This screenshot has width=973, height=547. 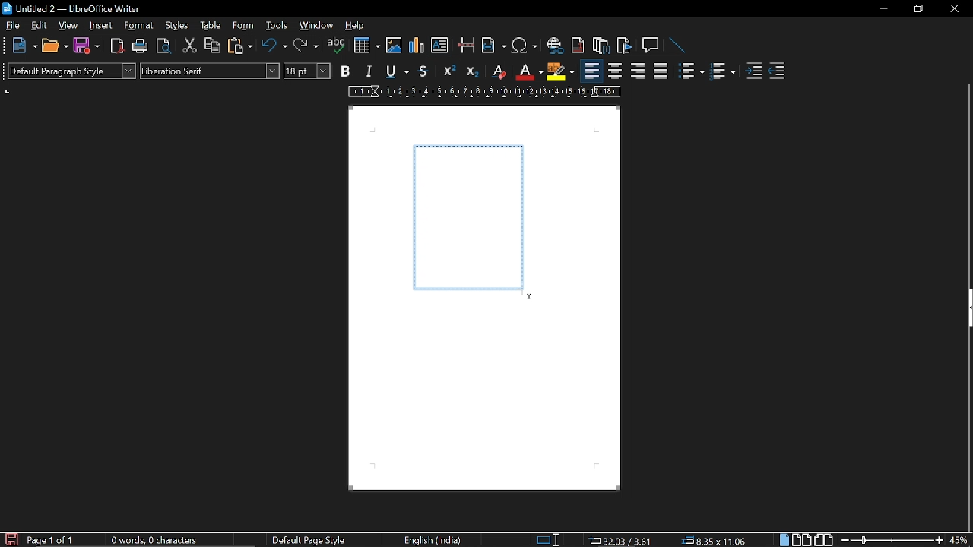 I want to click on Untitled 2 - LibreOffice Writer, so click(x=76, y=10).